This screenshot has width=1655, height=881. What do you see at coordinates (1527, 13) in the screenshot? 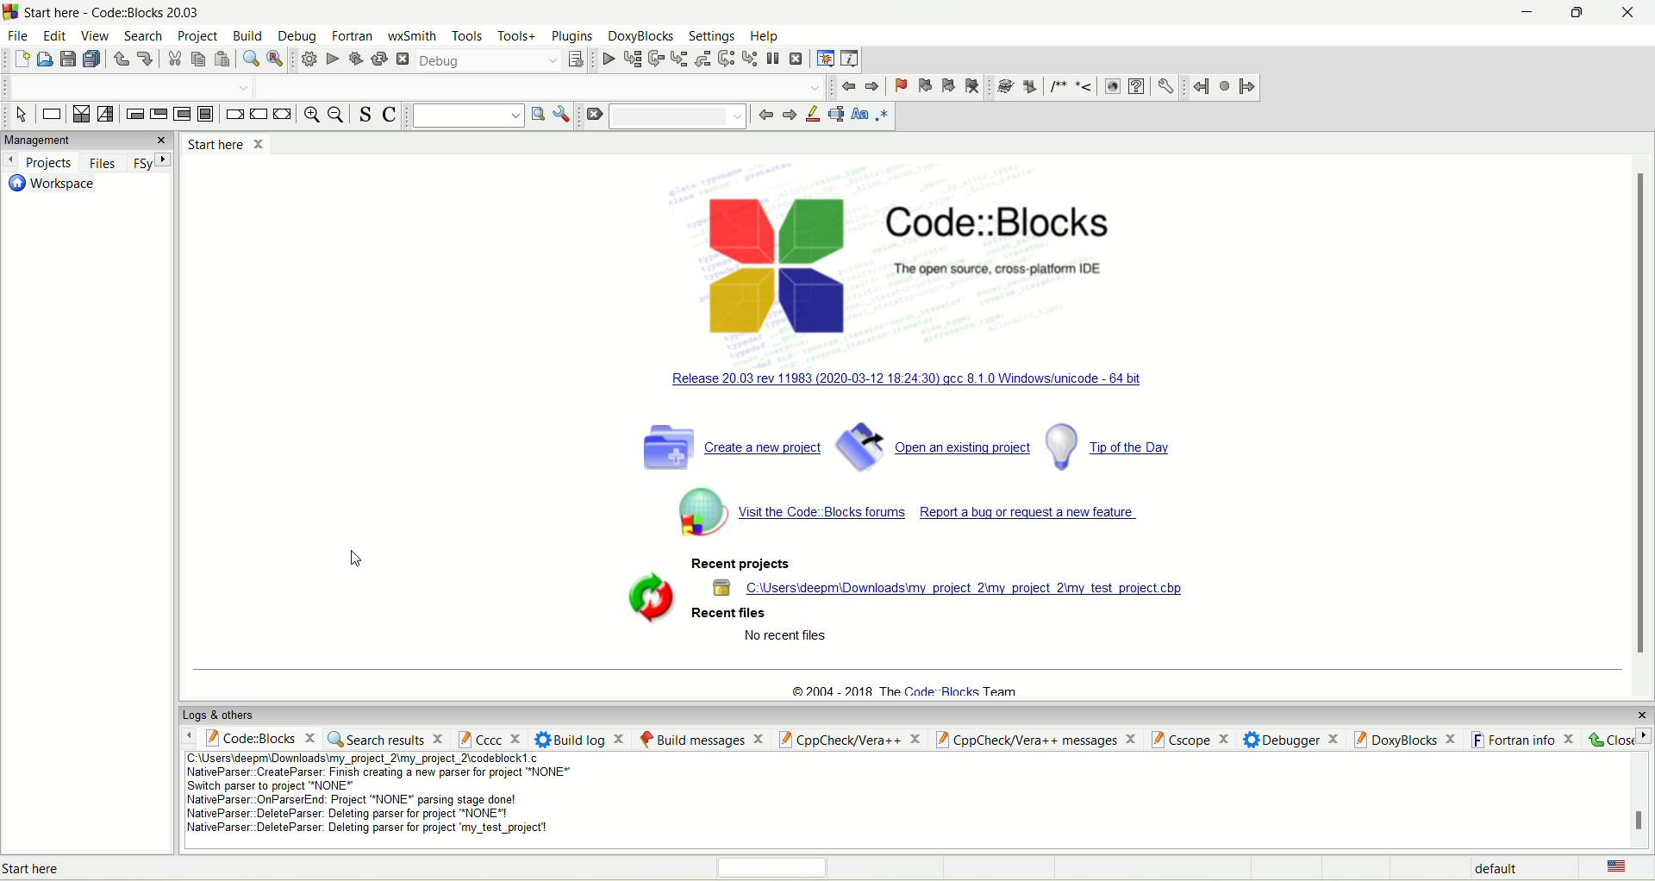
I see `minimize` at bounding box center [1527, 13].